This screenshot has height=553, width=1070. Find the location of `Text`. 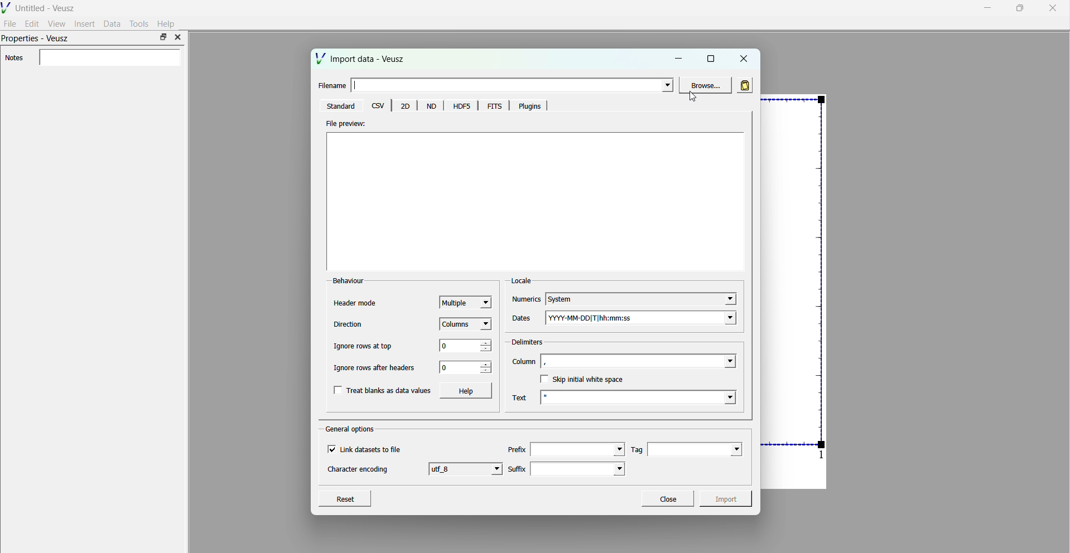

Text is located at coordinates (519, 398).